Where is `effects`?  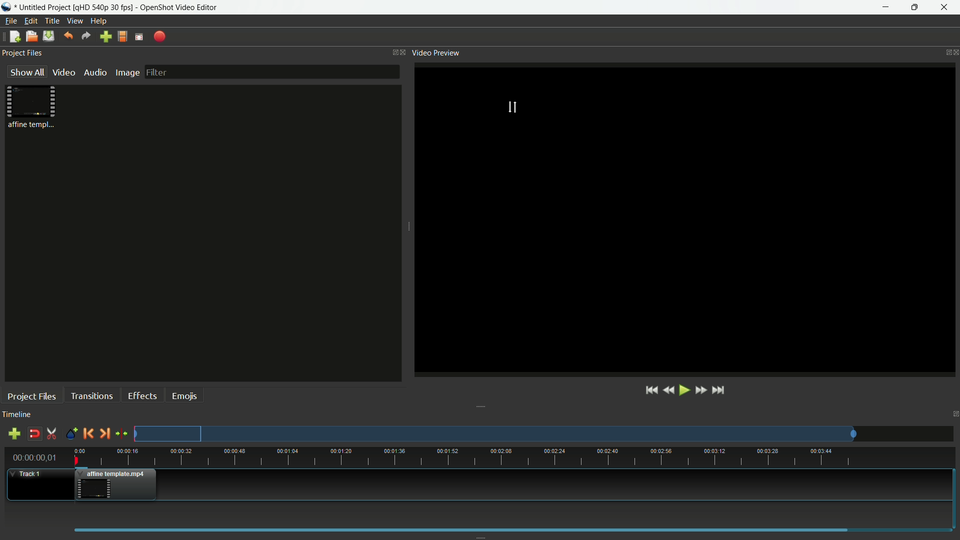
effects is located at coordinates (142, 395).